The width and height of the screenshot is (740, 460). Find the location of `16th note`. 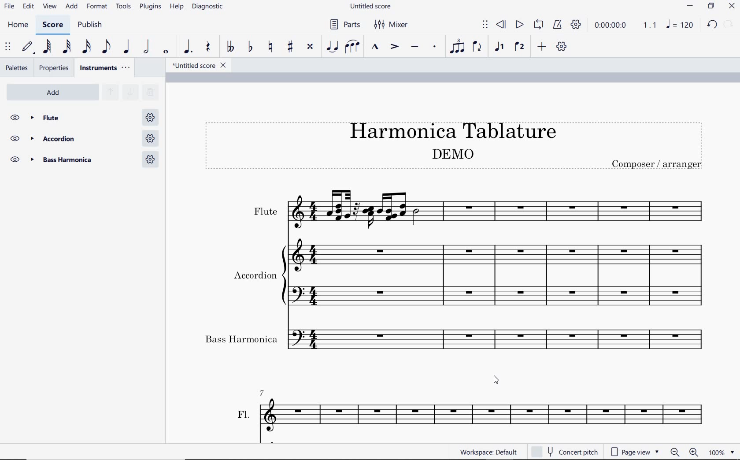

16th note is located at coordinates (87, 47).